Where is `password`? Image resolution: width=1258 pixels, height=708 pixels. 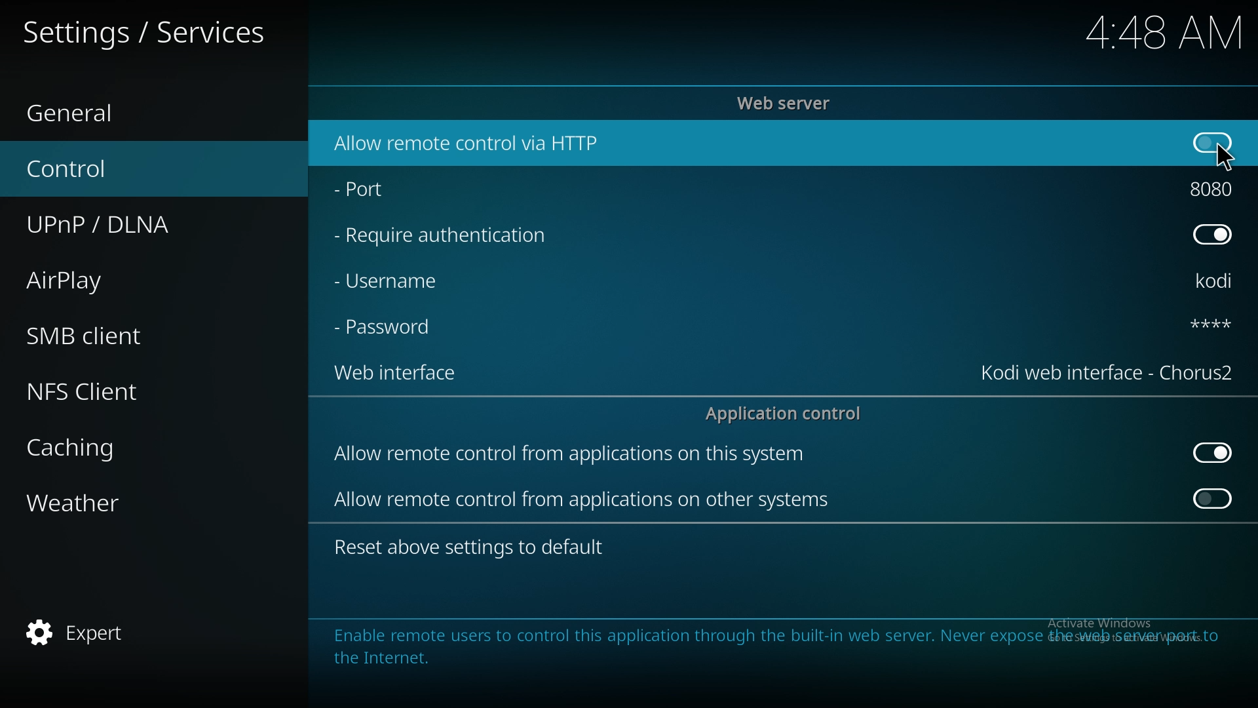 password is located at coordinates (1207, 326).